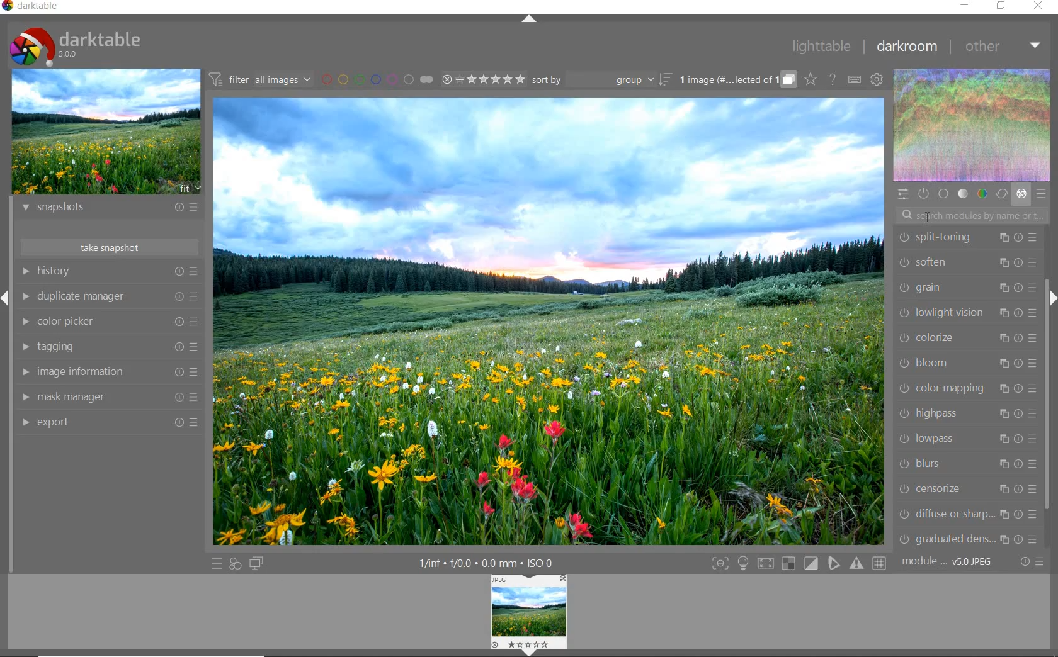 The width and height of the screenshot is (1058, 657). What do you see at coordinates (964, 490) in the screenshot?
I see `censorize` at bounding box center [964, 490].